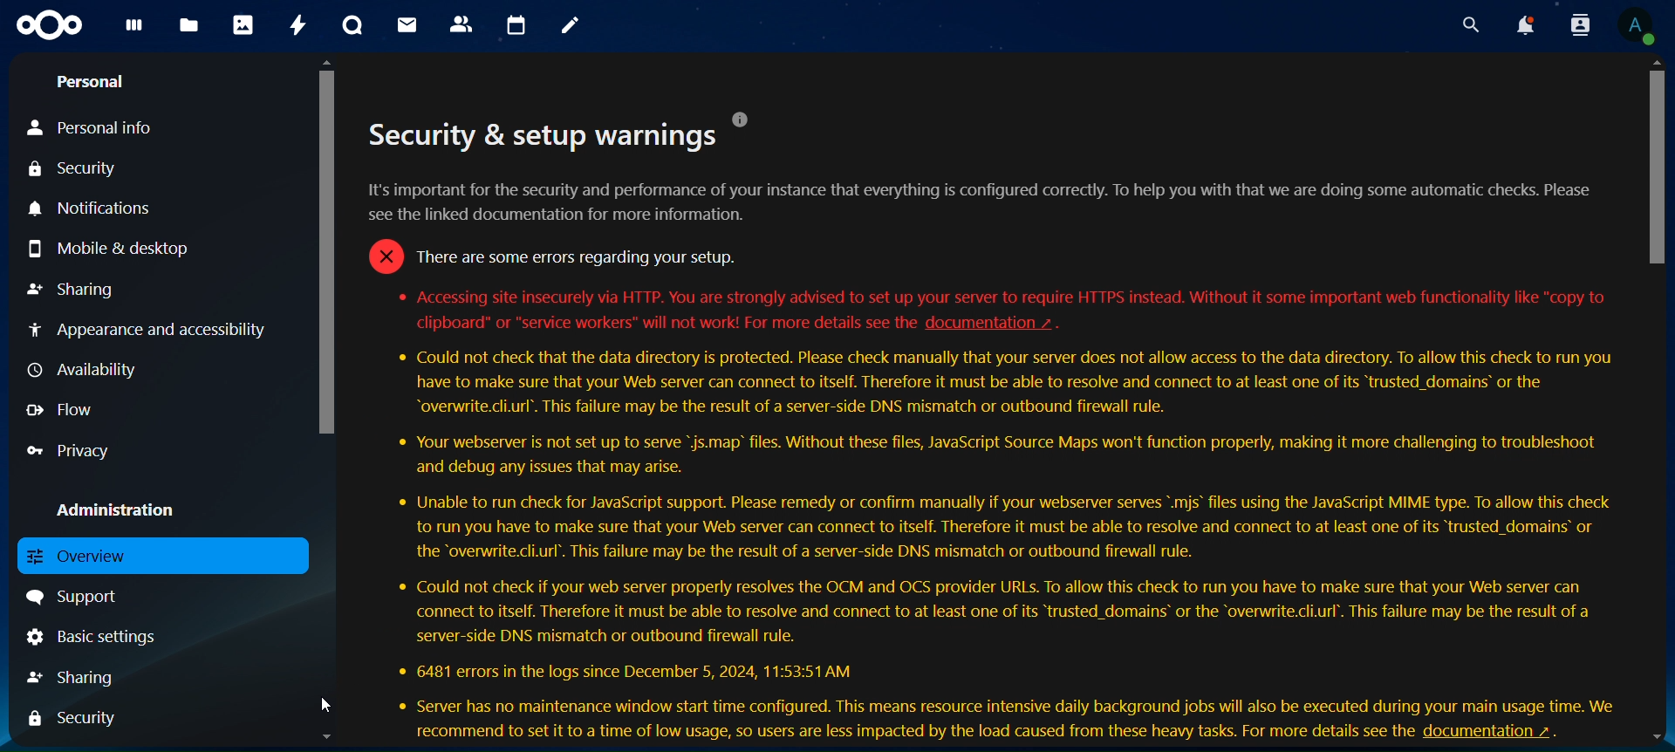  What do you see at coordinates (519, 26) in the screenshot?
I see `calendar` at bounding box center [519, 26].